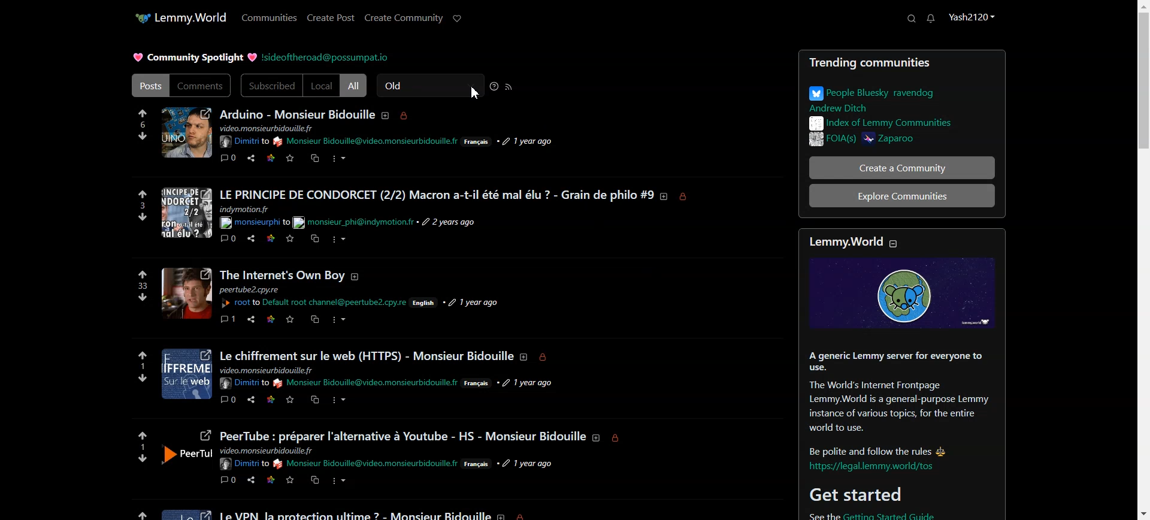 This screenshot has width=1150, height=520. I want to click on more, so click(341, 482).